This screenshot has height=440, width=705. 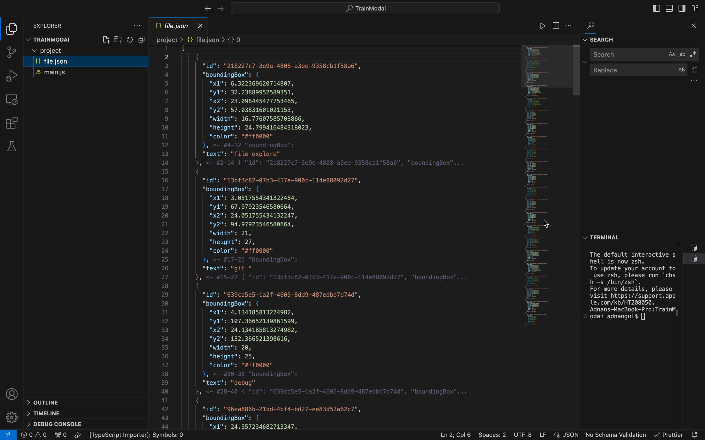 I want to click on debug, so click(x=60, y=425).